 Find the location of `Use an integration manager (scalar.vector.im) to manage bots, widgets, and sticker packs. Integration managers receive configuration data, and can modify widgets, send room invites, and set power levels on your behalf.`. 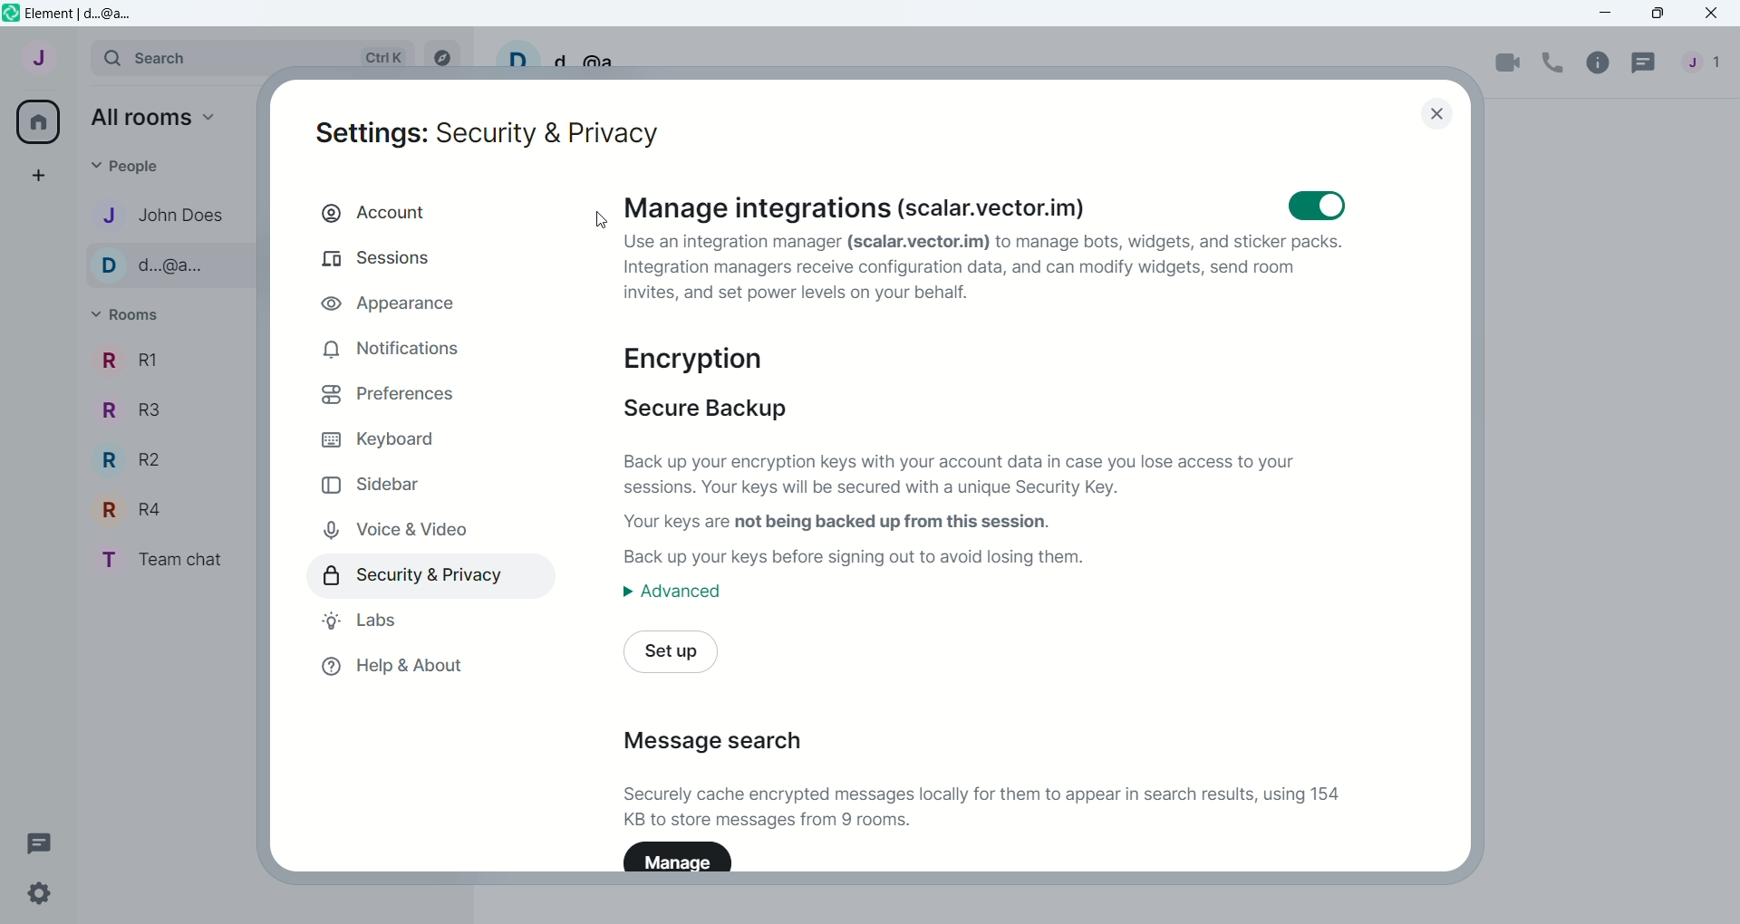

Use an integration manager (scalar.vector.im) to manage bots, widgets, and sticker packs. Integration managers receive configuration data, and can modify widgets, send room invites, and set power levels on your behalf. is located at coordinates (984, 267).